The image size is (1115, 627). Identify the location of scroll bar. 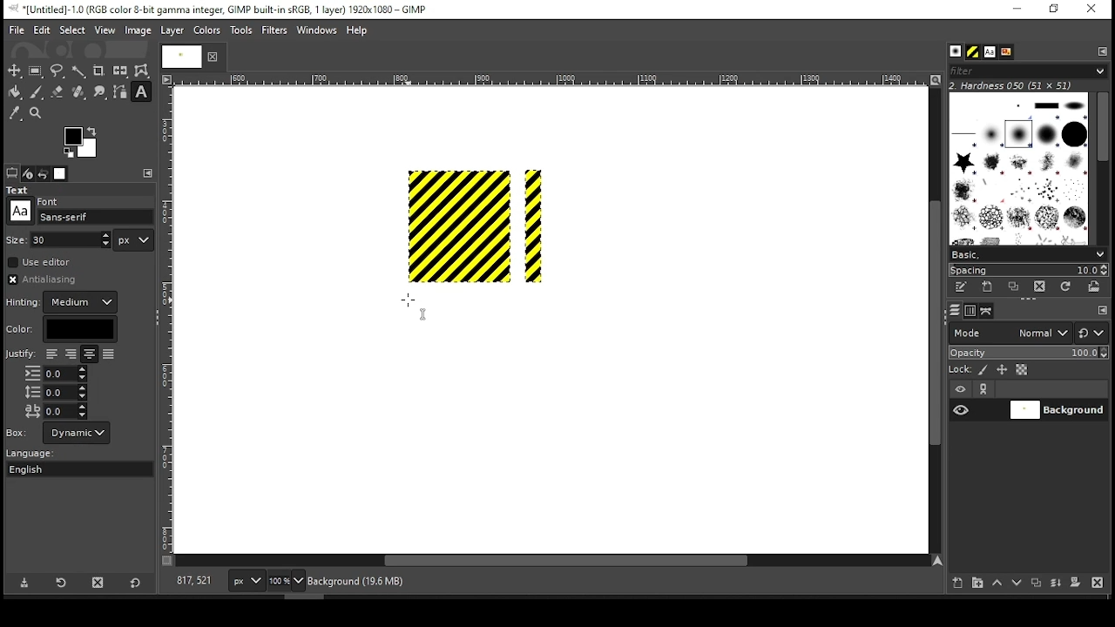
(552, 562).